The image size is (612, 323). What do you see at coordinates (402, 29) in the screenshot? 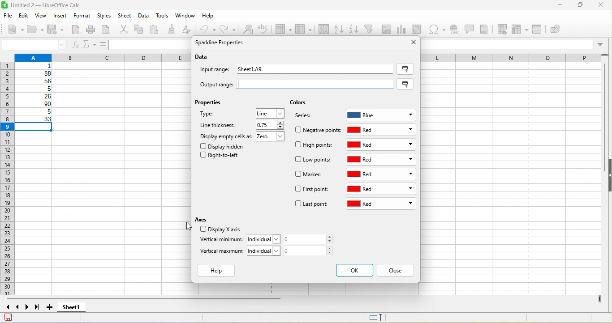
I see `chart` at bounding box center [402, 29].